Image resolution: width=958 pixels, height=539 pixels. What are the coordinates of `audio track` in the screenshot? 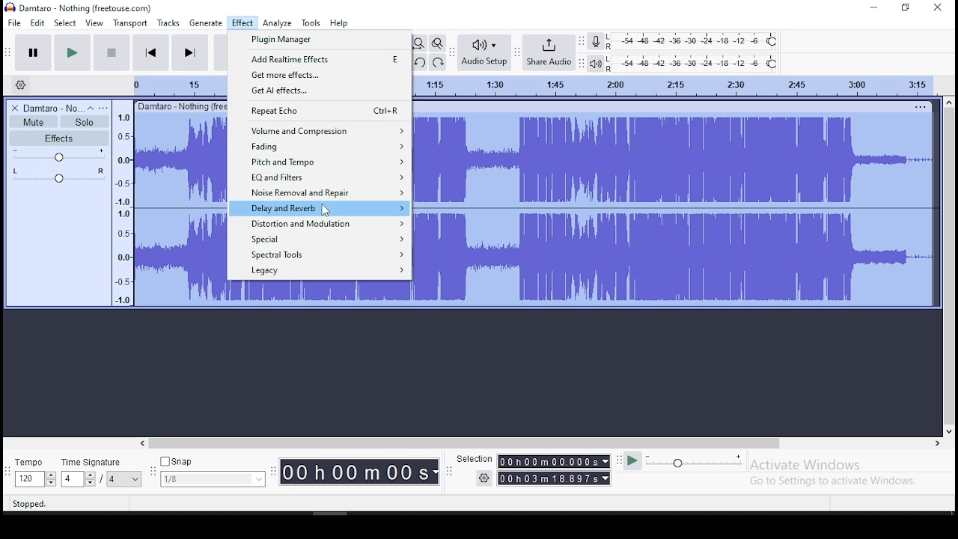 It's located at (674, 159).